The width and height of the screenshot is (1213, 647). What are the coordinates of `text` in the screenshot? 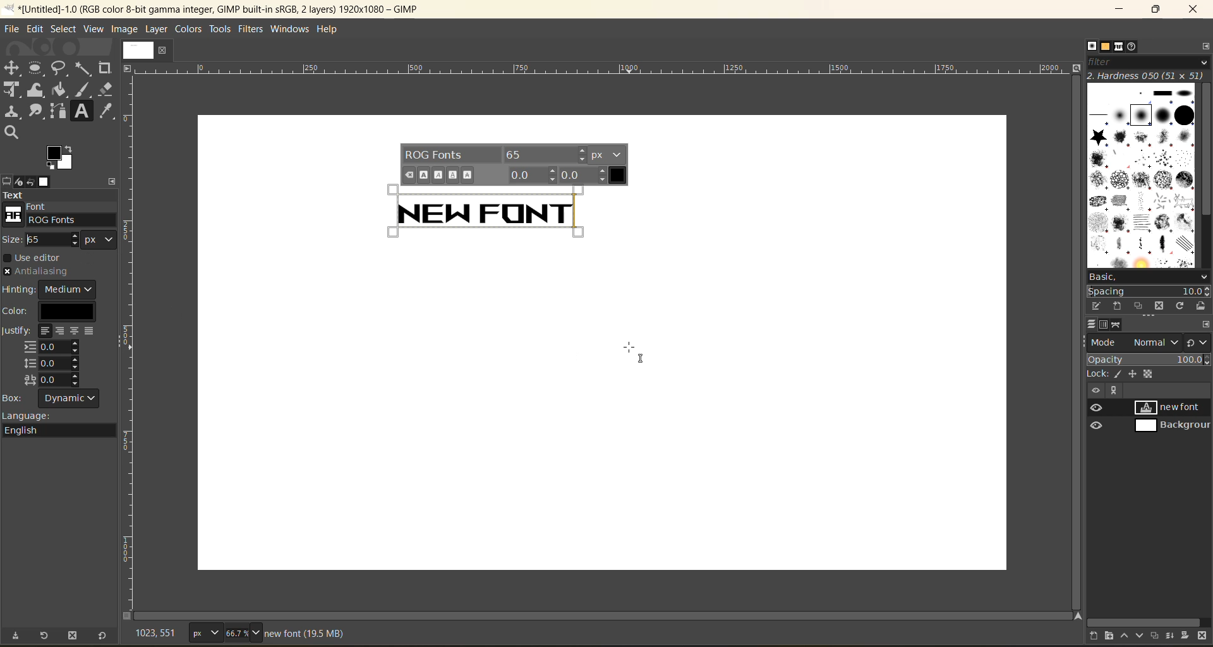 It's located at (60, 194).